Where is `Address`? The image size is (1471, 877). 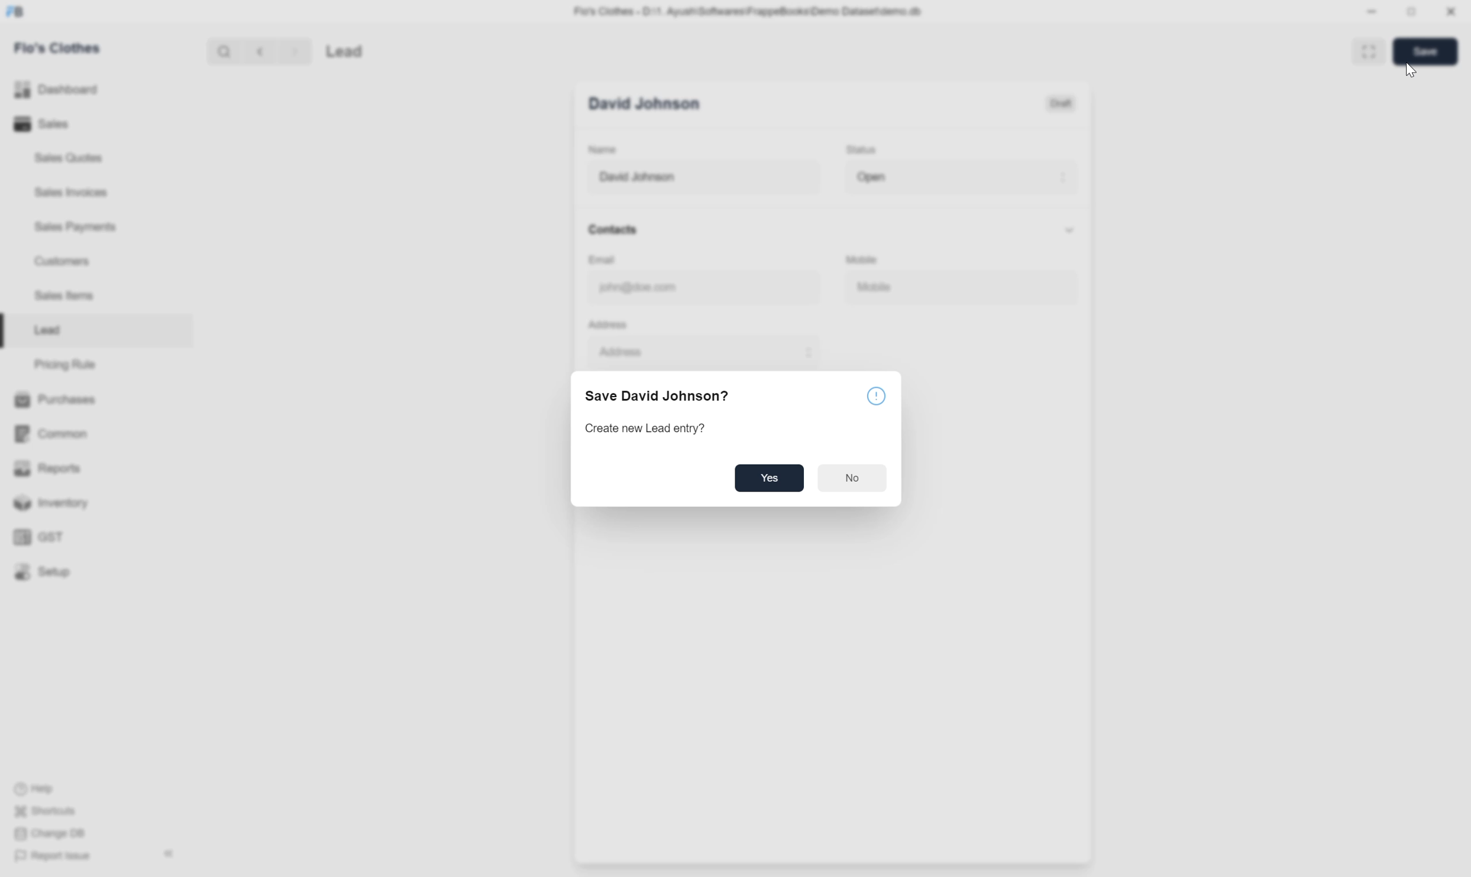
Address is located at coordinates (606, 323).